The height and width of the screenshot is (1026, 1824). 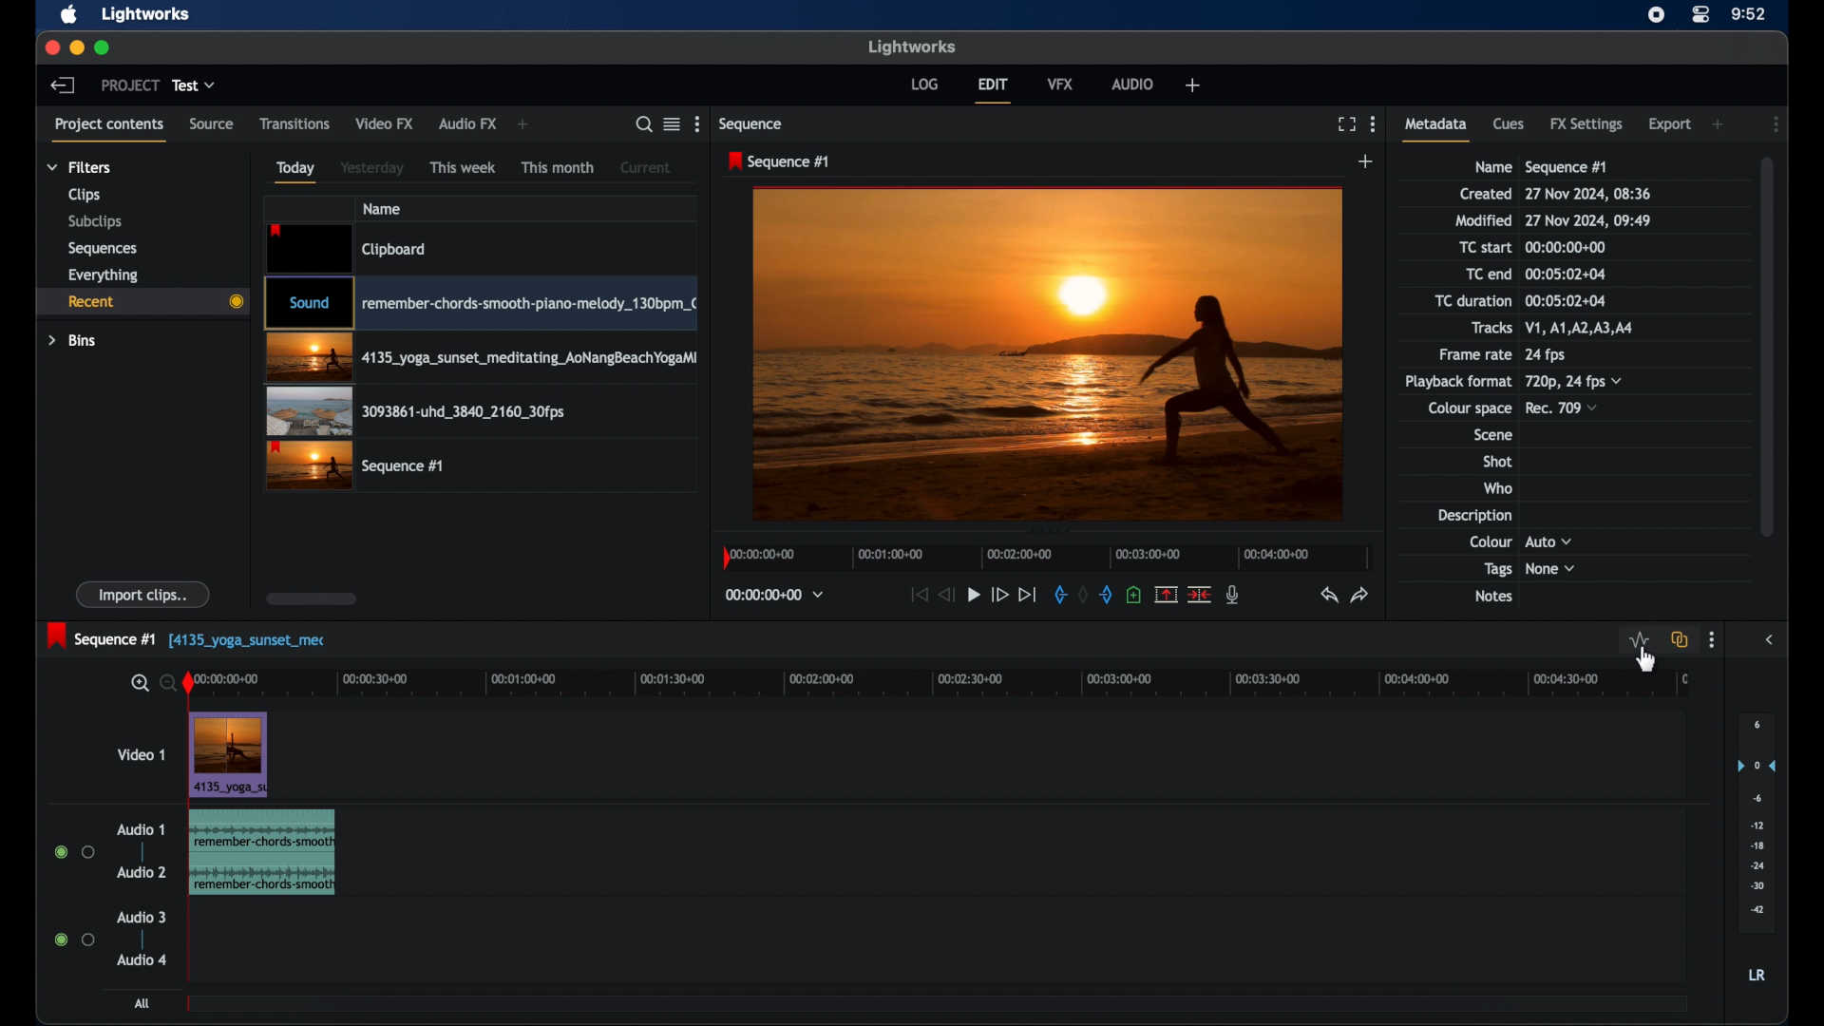 I want to click on this month, so click(x=559, y=168).